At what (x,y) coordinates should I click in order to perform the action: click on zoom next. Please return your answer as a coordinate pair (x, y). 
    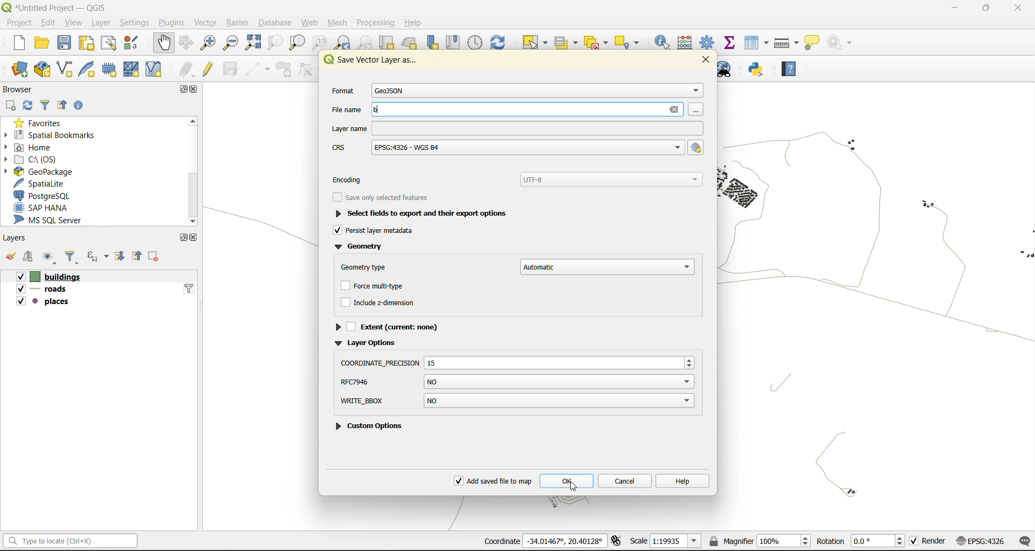
    Looking at the image, I should click on (368, 43).